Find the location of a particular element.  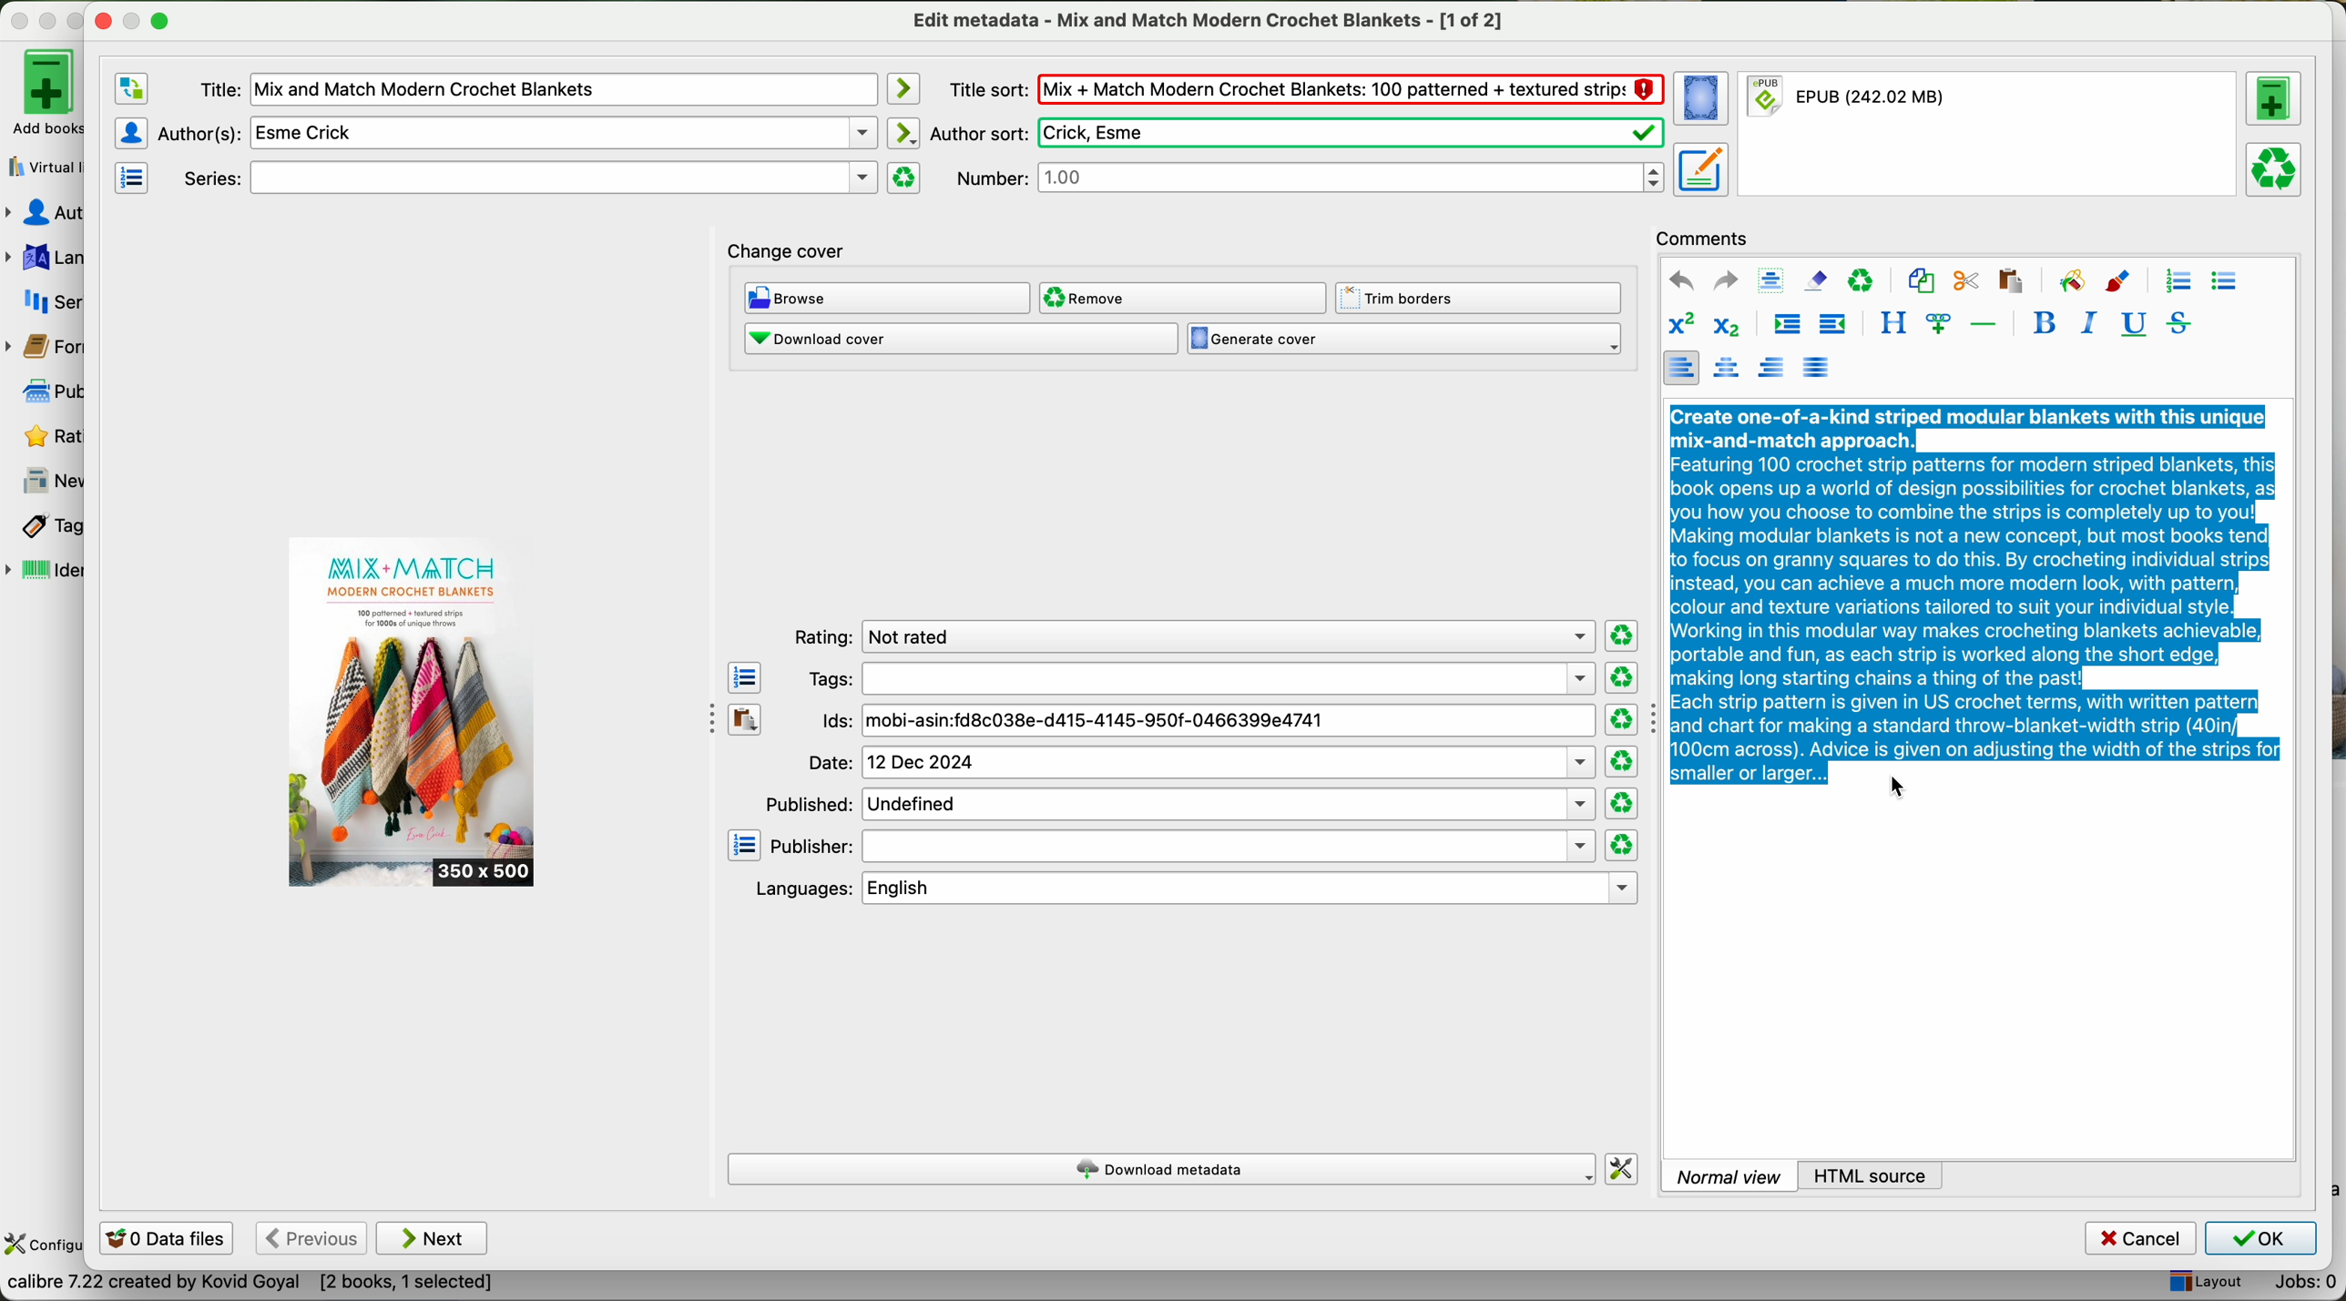

languages is located at coordinates (44, 258).